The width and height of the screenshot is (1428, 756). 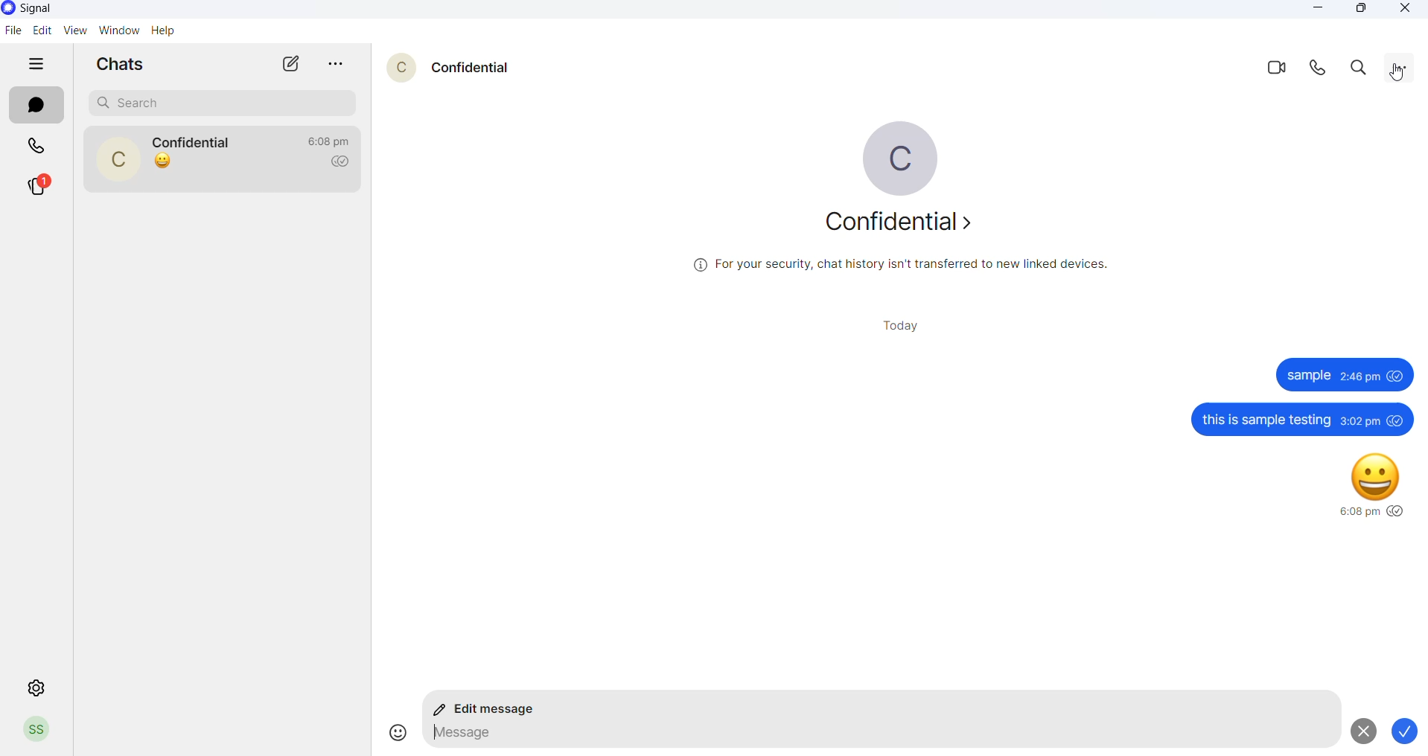 What do you see at coordinates (71, 31) in the screenshot?
I see `view` at bounding box center [71, 31].